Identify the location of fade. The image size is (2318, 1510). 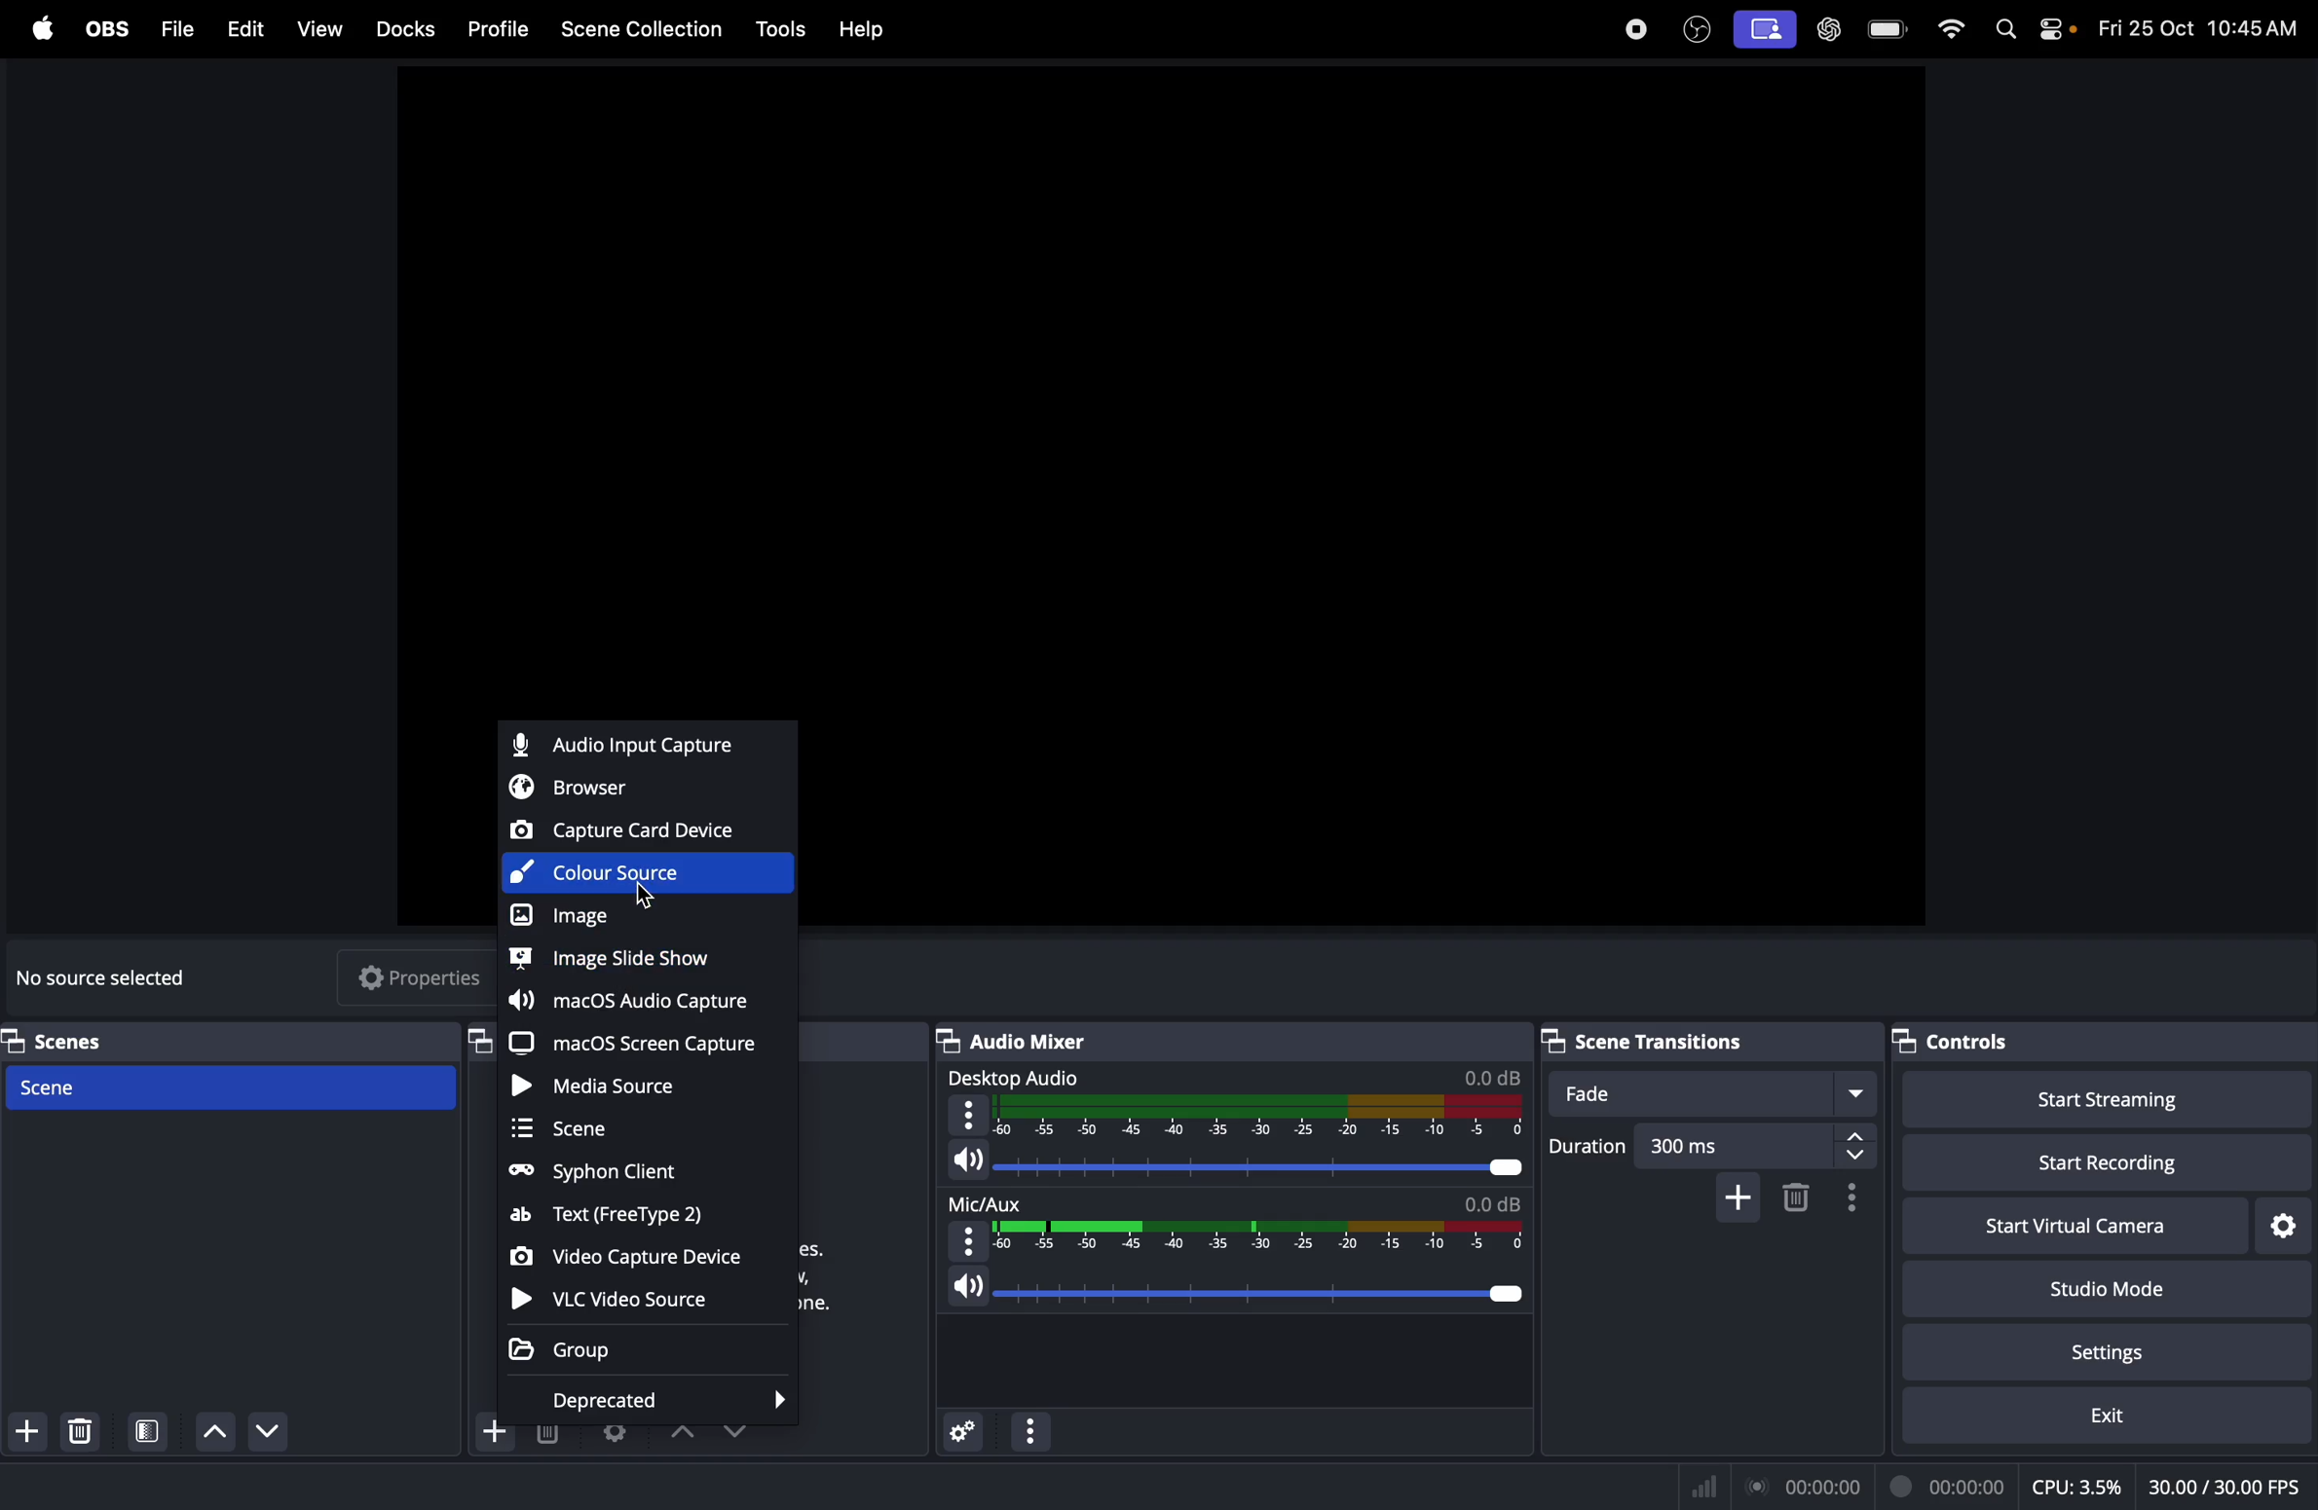
(1719, 1093).